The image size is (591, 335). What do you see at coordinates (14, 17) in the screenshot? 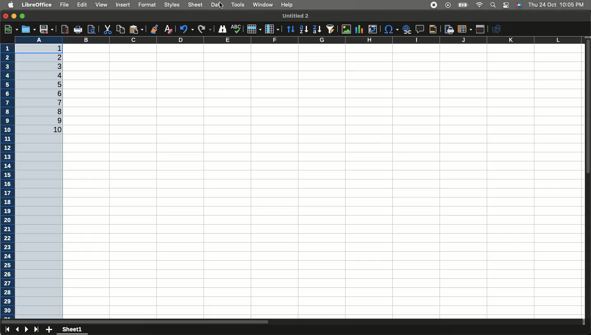
I see `Minimize` at bounding box center [14, 17].